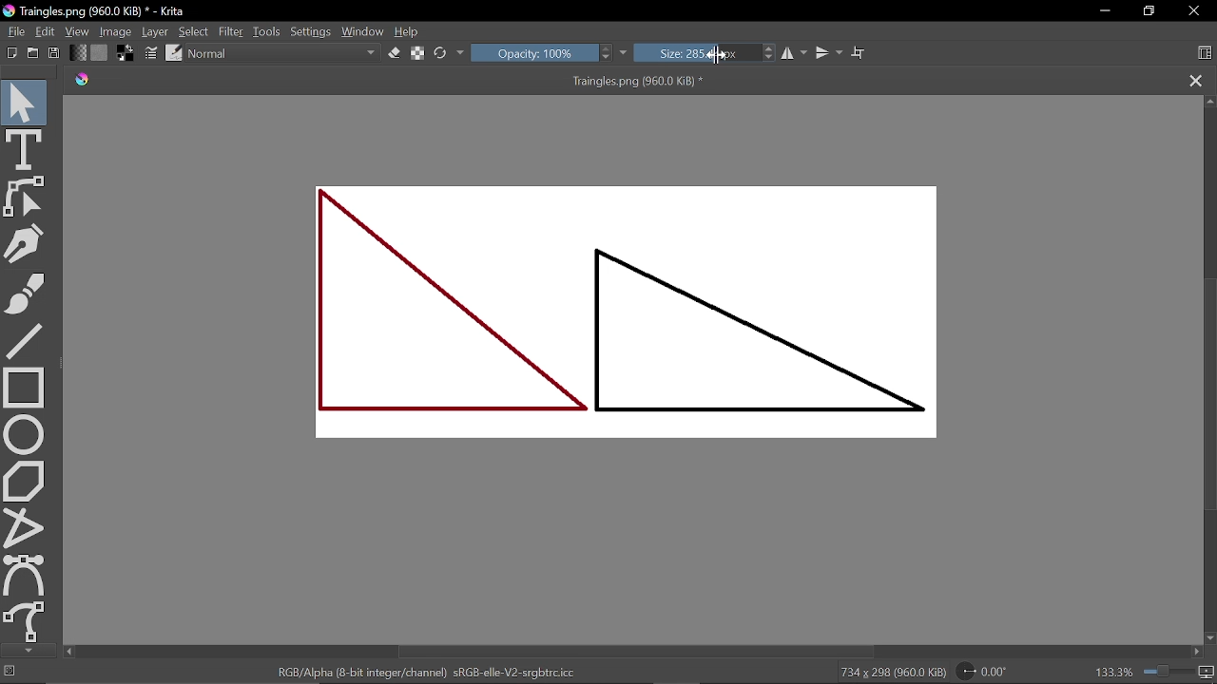 This screenshot has height=684, width=1217. Describe the element at coordinates (78, 53) in the screenshot. I see `Fill gradient` at that location.